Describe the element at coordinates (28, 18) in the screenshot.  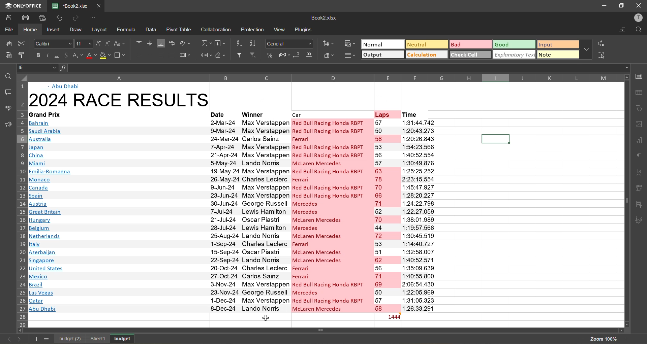
I see `print` at that location.